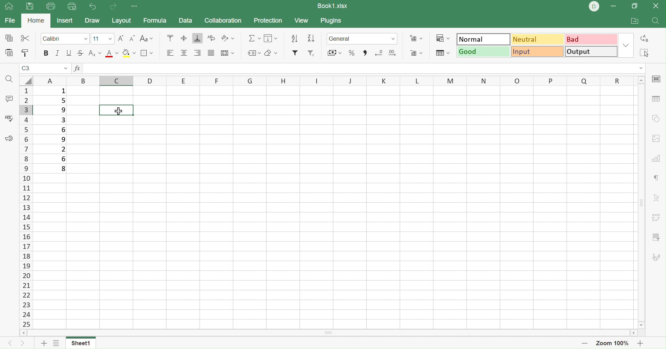 Image resolution: width=666 pixels, height=349 pixels. I want to click on Scroll right, so click(634, 332).